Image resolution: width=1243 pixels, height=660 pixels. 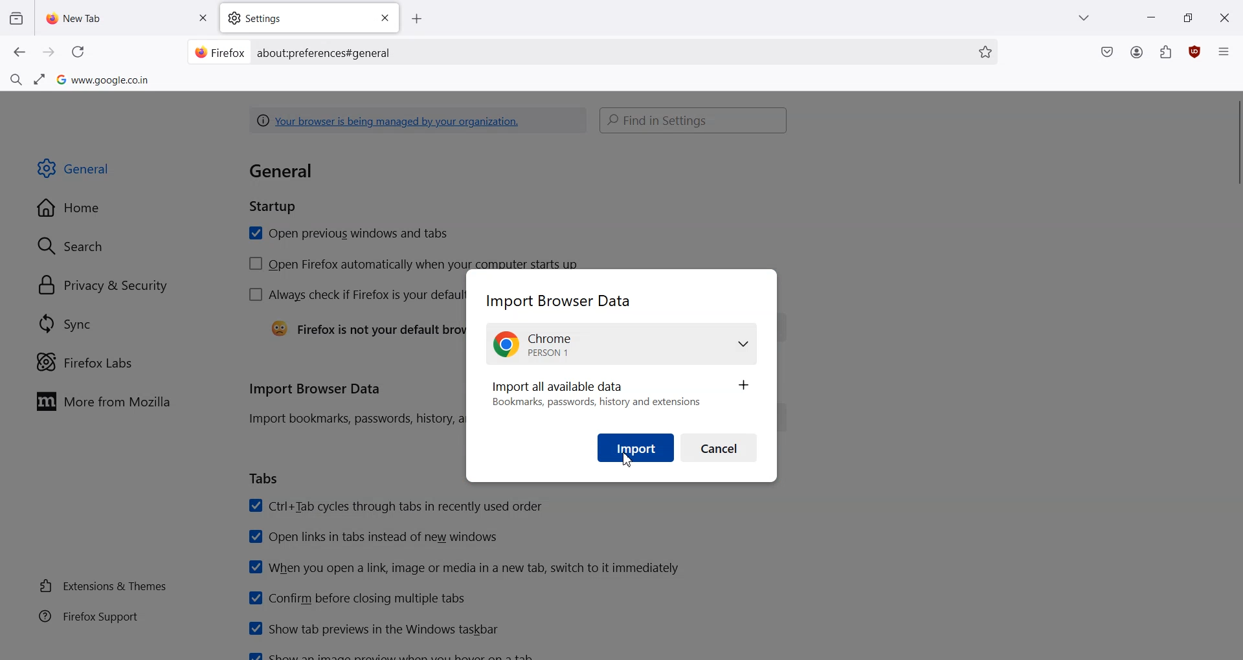 What do you see at coordinates (985, 52) in the screenshot?
I see `Favorites` at bounding box center [985, 52].